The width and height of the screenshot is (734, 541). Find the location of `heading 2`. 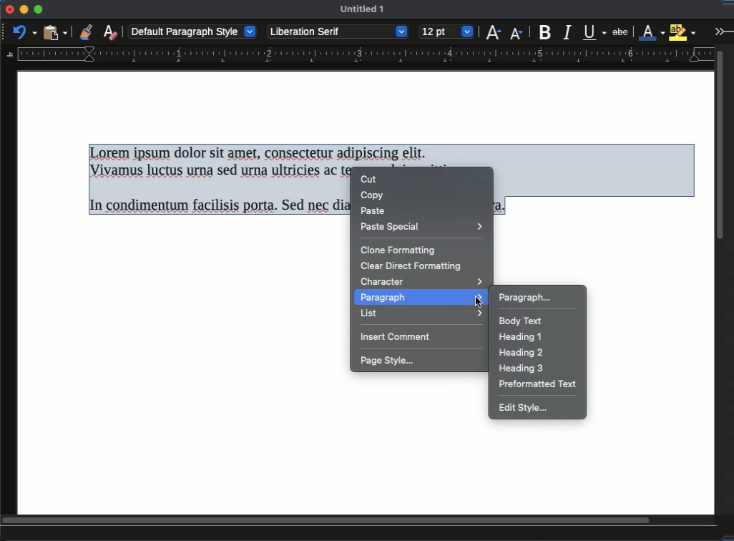

heading 2 is located at coordinates (521, 354).